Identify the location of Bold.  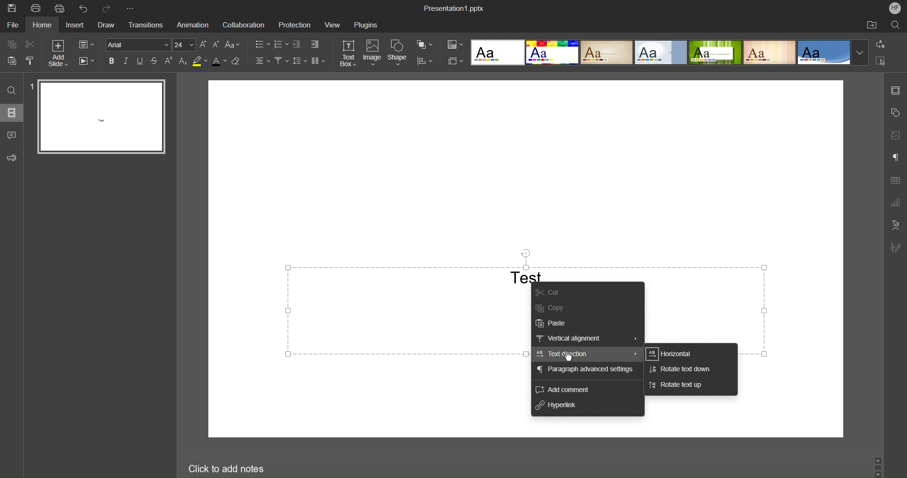
(112, 60).